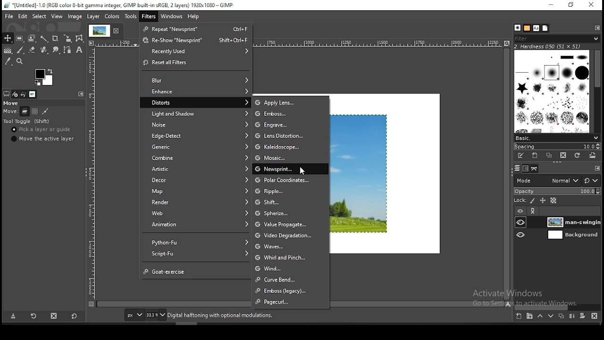 The image size is (604, 340). I want to click on tool toggle, so click(28, 121).